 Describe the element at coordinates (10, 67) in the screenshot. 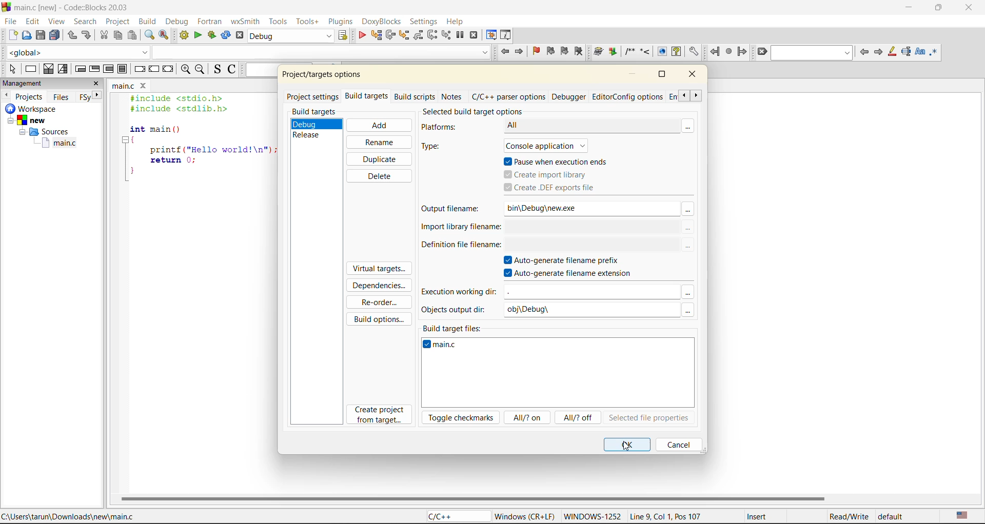

I see `select` at that location.